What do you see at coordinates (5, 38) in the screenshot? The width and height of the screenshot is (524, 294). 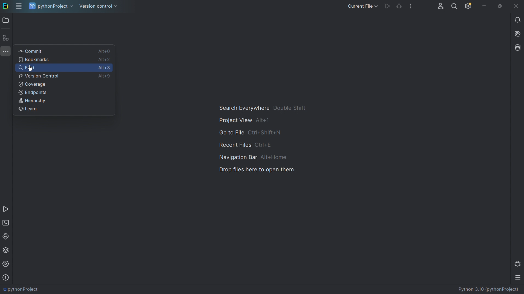 I see `Structure` at bounding box center [5, 38].